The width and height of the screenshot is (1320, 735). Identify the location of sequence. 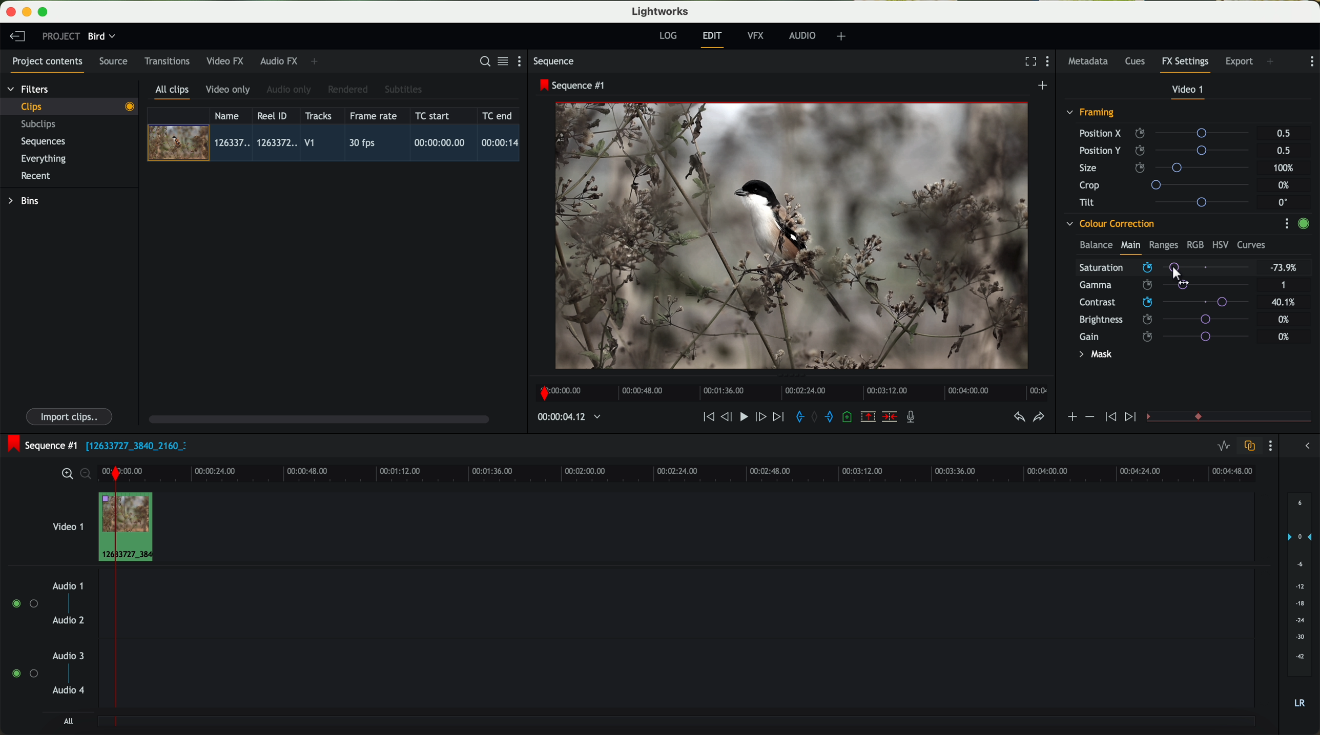
(554, 61).